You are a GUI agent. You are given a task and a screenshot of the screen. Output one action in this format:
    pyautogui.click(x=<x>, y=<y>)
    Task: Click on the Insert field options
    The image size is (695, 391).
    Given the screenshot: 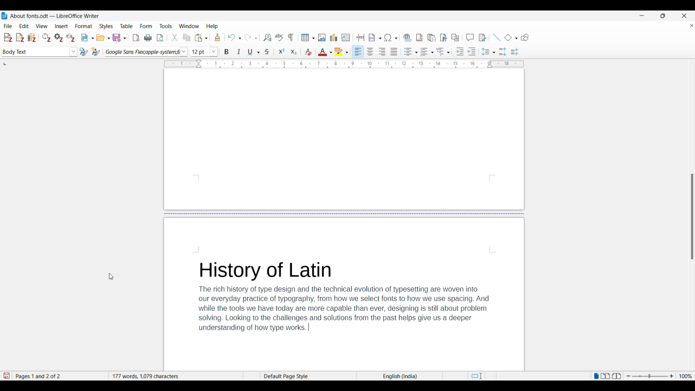 What is the action you would take?
    pyautogui.click(x=375, y=37)
    